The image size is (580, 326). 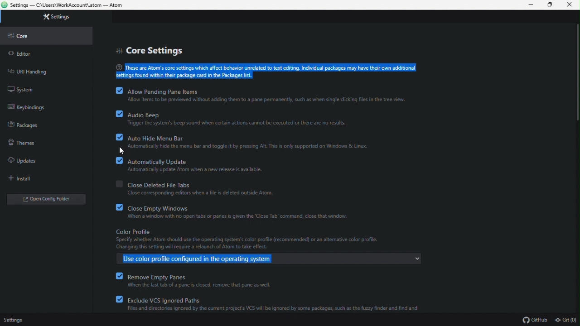 I want to click on Allow Pending Pane Items
Allow tems to be previewed without adding them to a pane permanently, such as when single clicking files in the tree view., so click(x=282, y=95).